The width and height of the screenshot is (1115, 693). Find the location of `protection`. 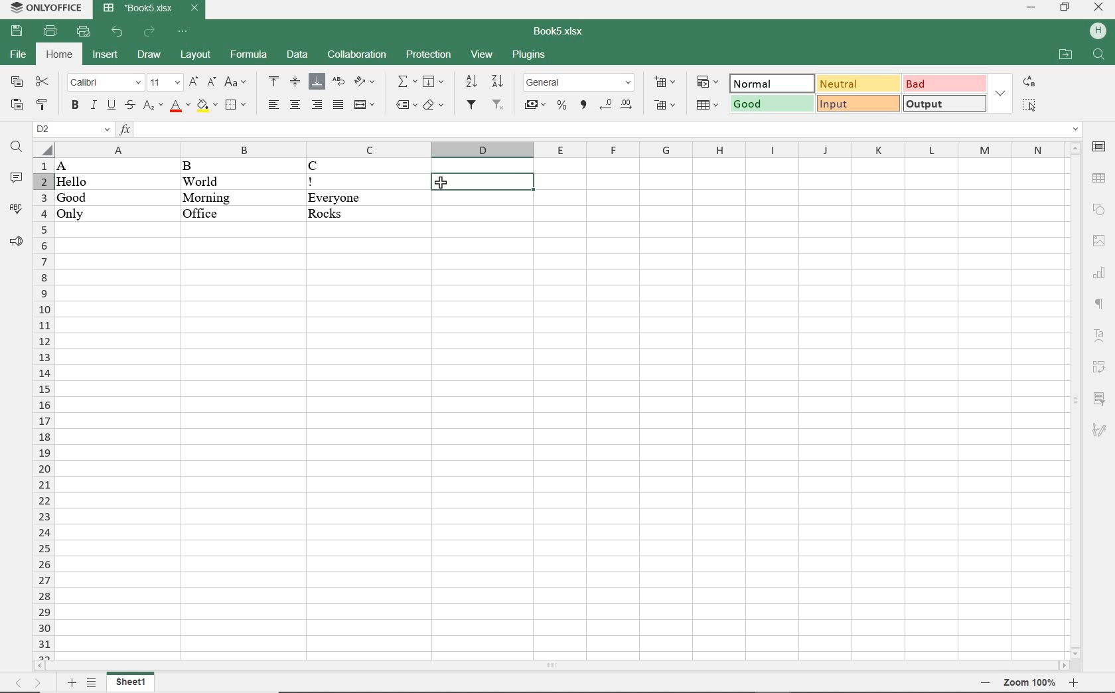

protection is located at coordinates (430, 56).